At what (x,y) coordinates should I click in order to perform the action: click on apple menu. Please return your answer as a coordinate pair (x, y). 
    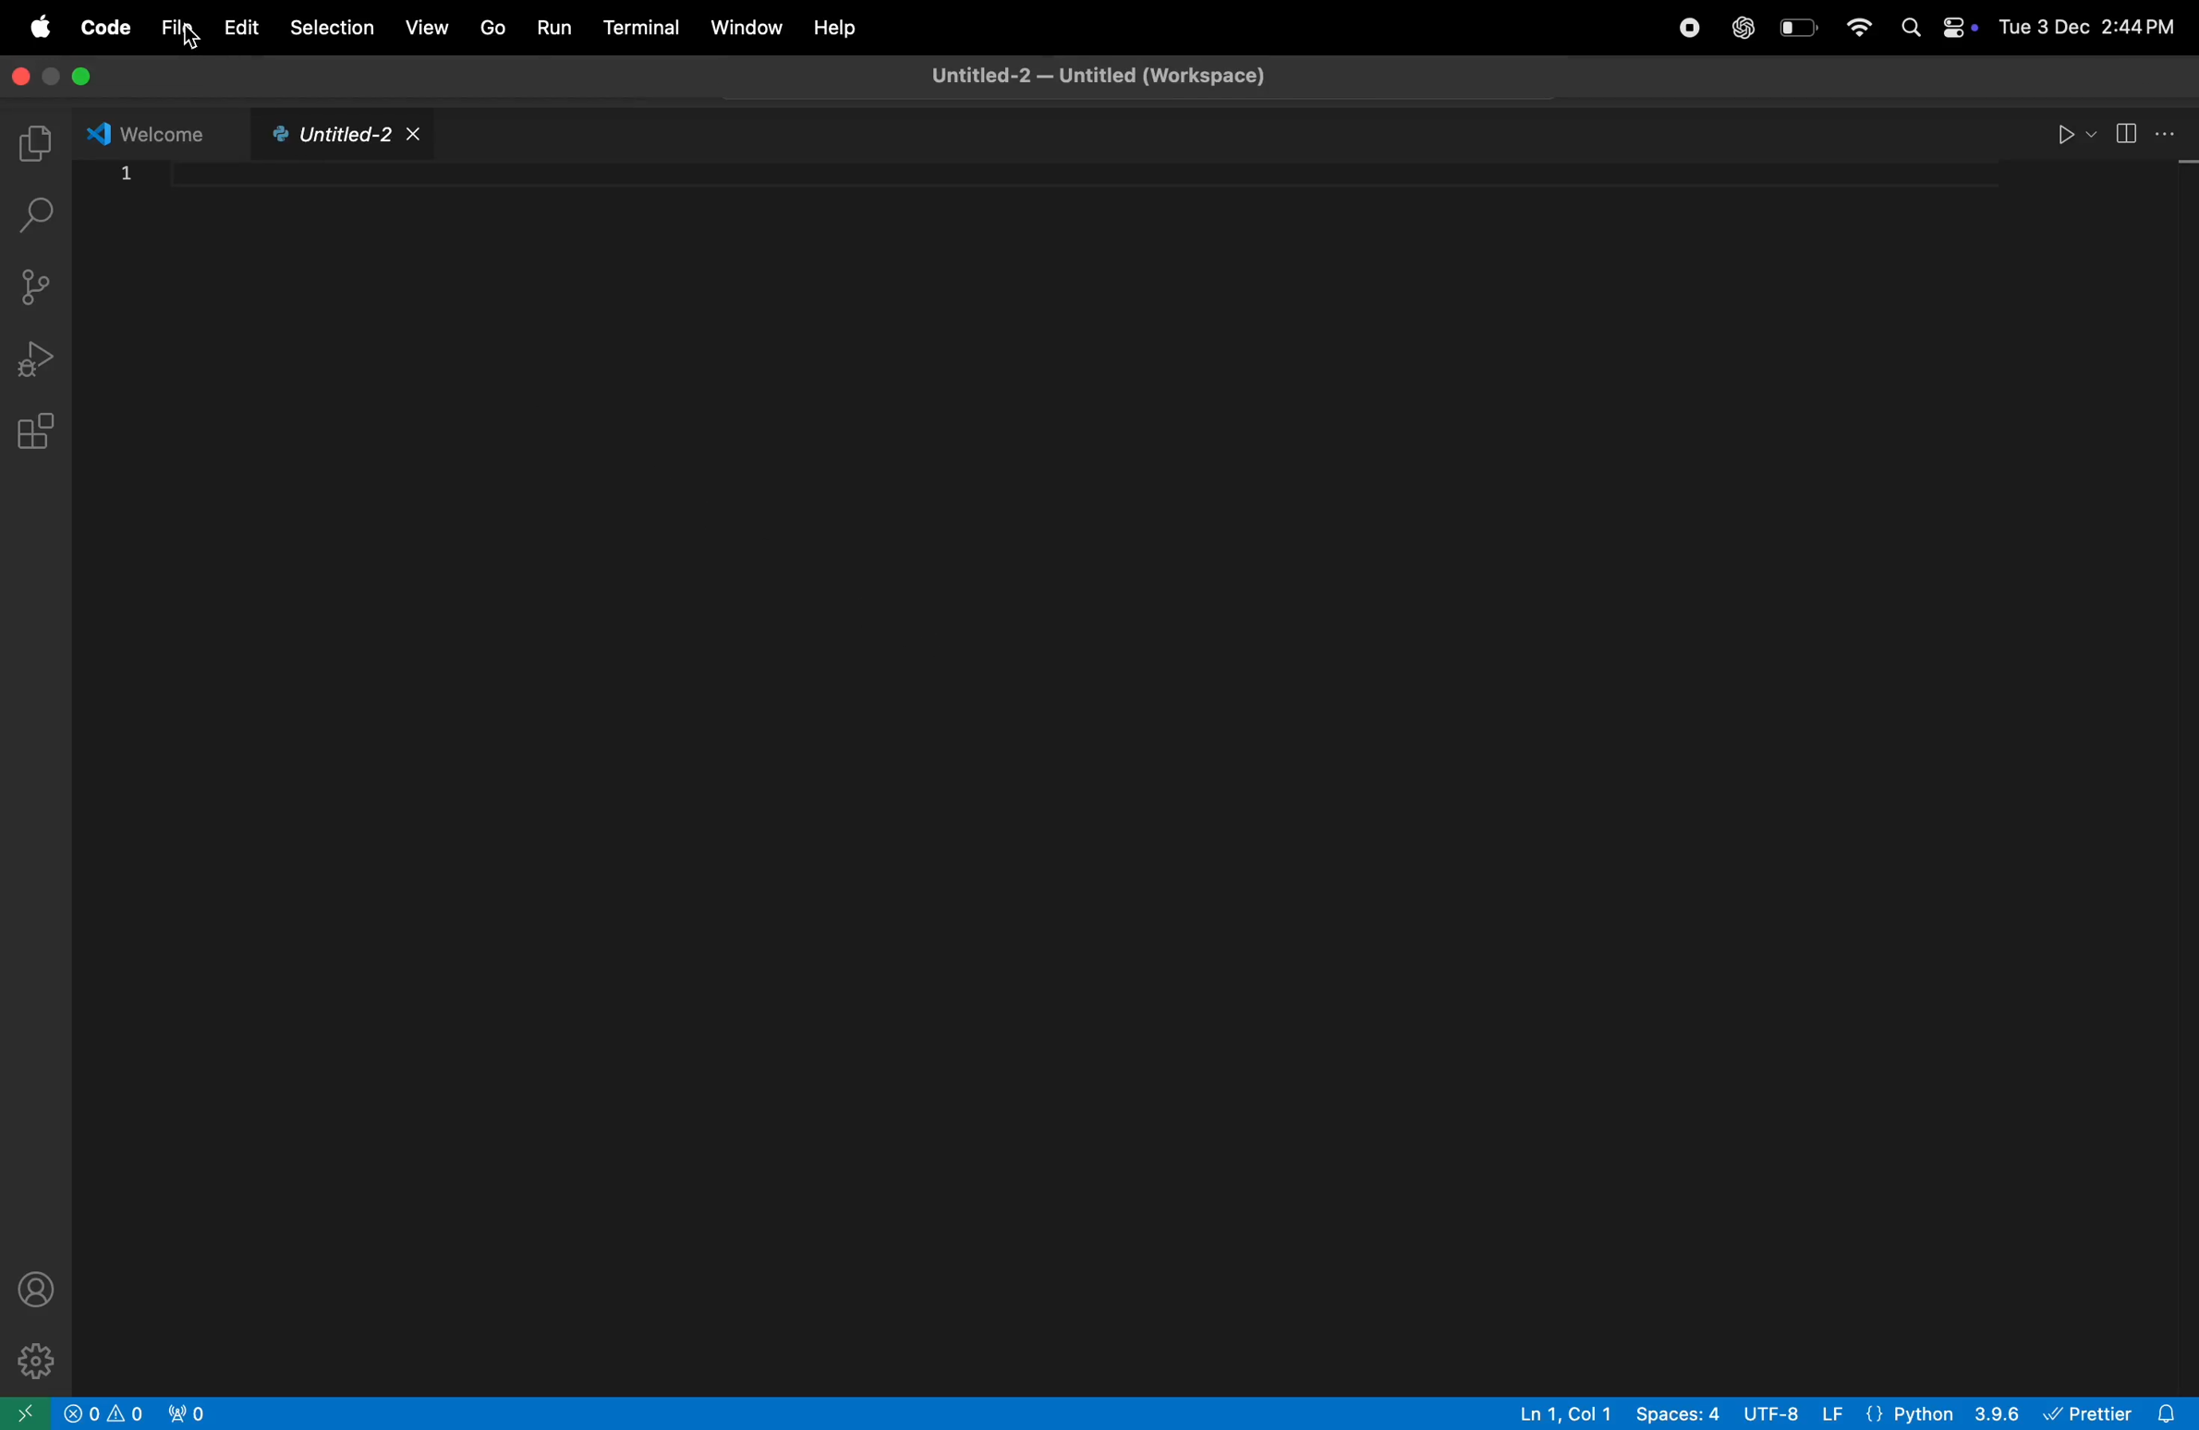
    Looking at the image, I should click on (42, 23).